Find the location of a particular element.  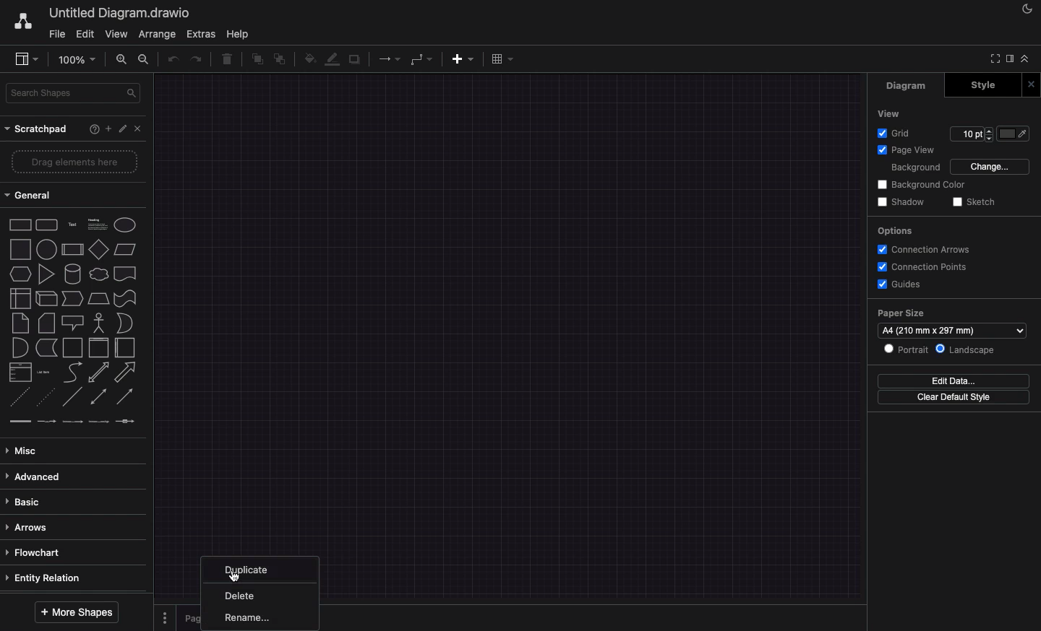

line color is located at coordinates (333, 58).